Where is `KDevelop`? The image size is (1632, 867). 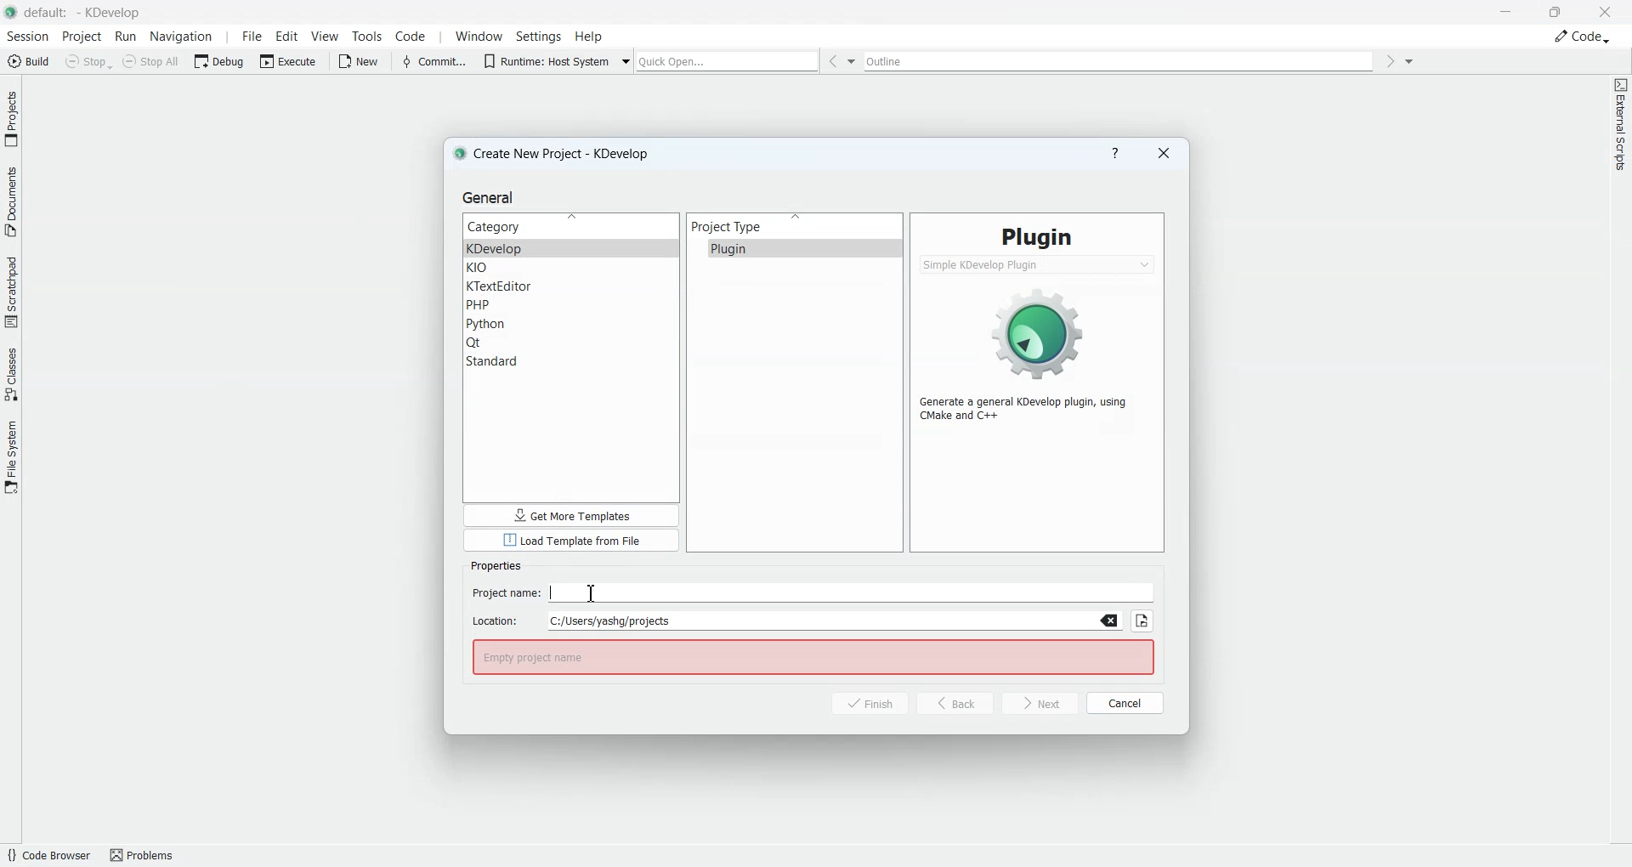
KDevelop is located at coordinates (571, 248).